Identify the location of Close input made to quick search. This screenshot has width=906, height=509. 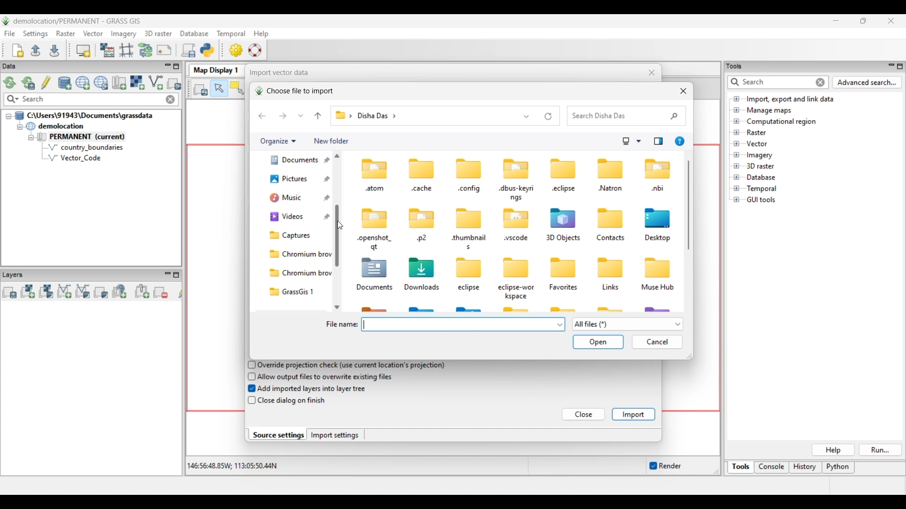
(170, 99).